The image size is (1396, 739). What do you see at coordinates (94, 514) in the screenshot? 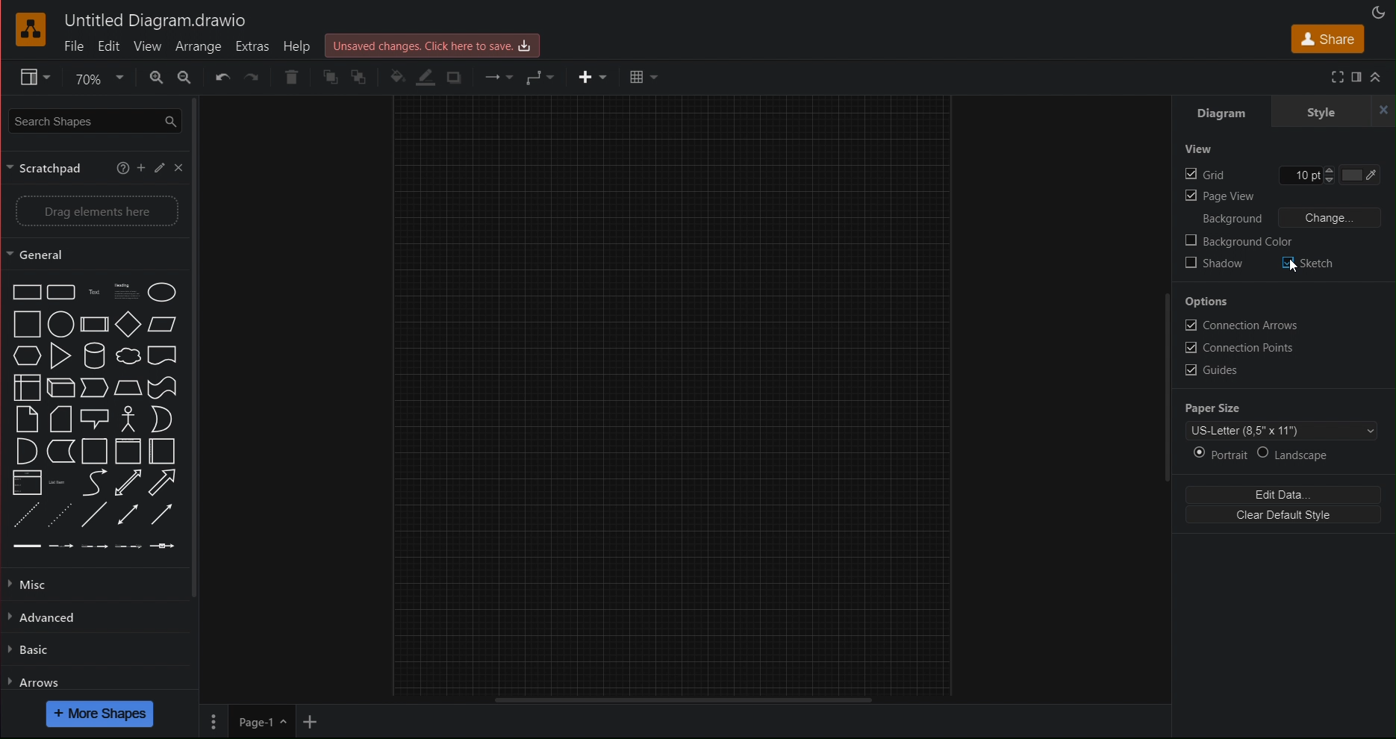
I see `line` at bounding box center [94, 514].